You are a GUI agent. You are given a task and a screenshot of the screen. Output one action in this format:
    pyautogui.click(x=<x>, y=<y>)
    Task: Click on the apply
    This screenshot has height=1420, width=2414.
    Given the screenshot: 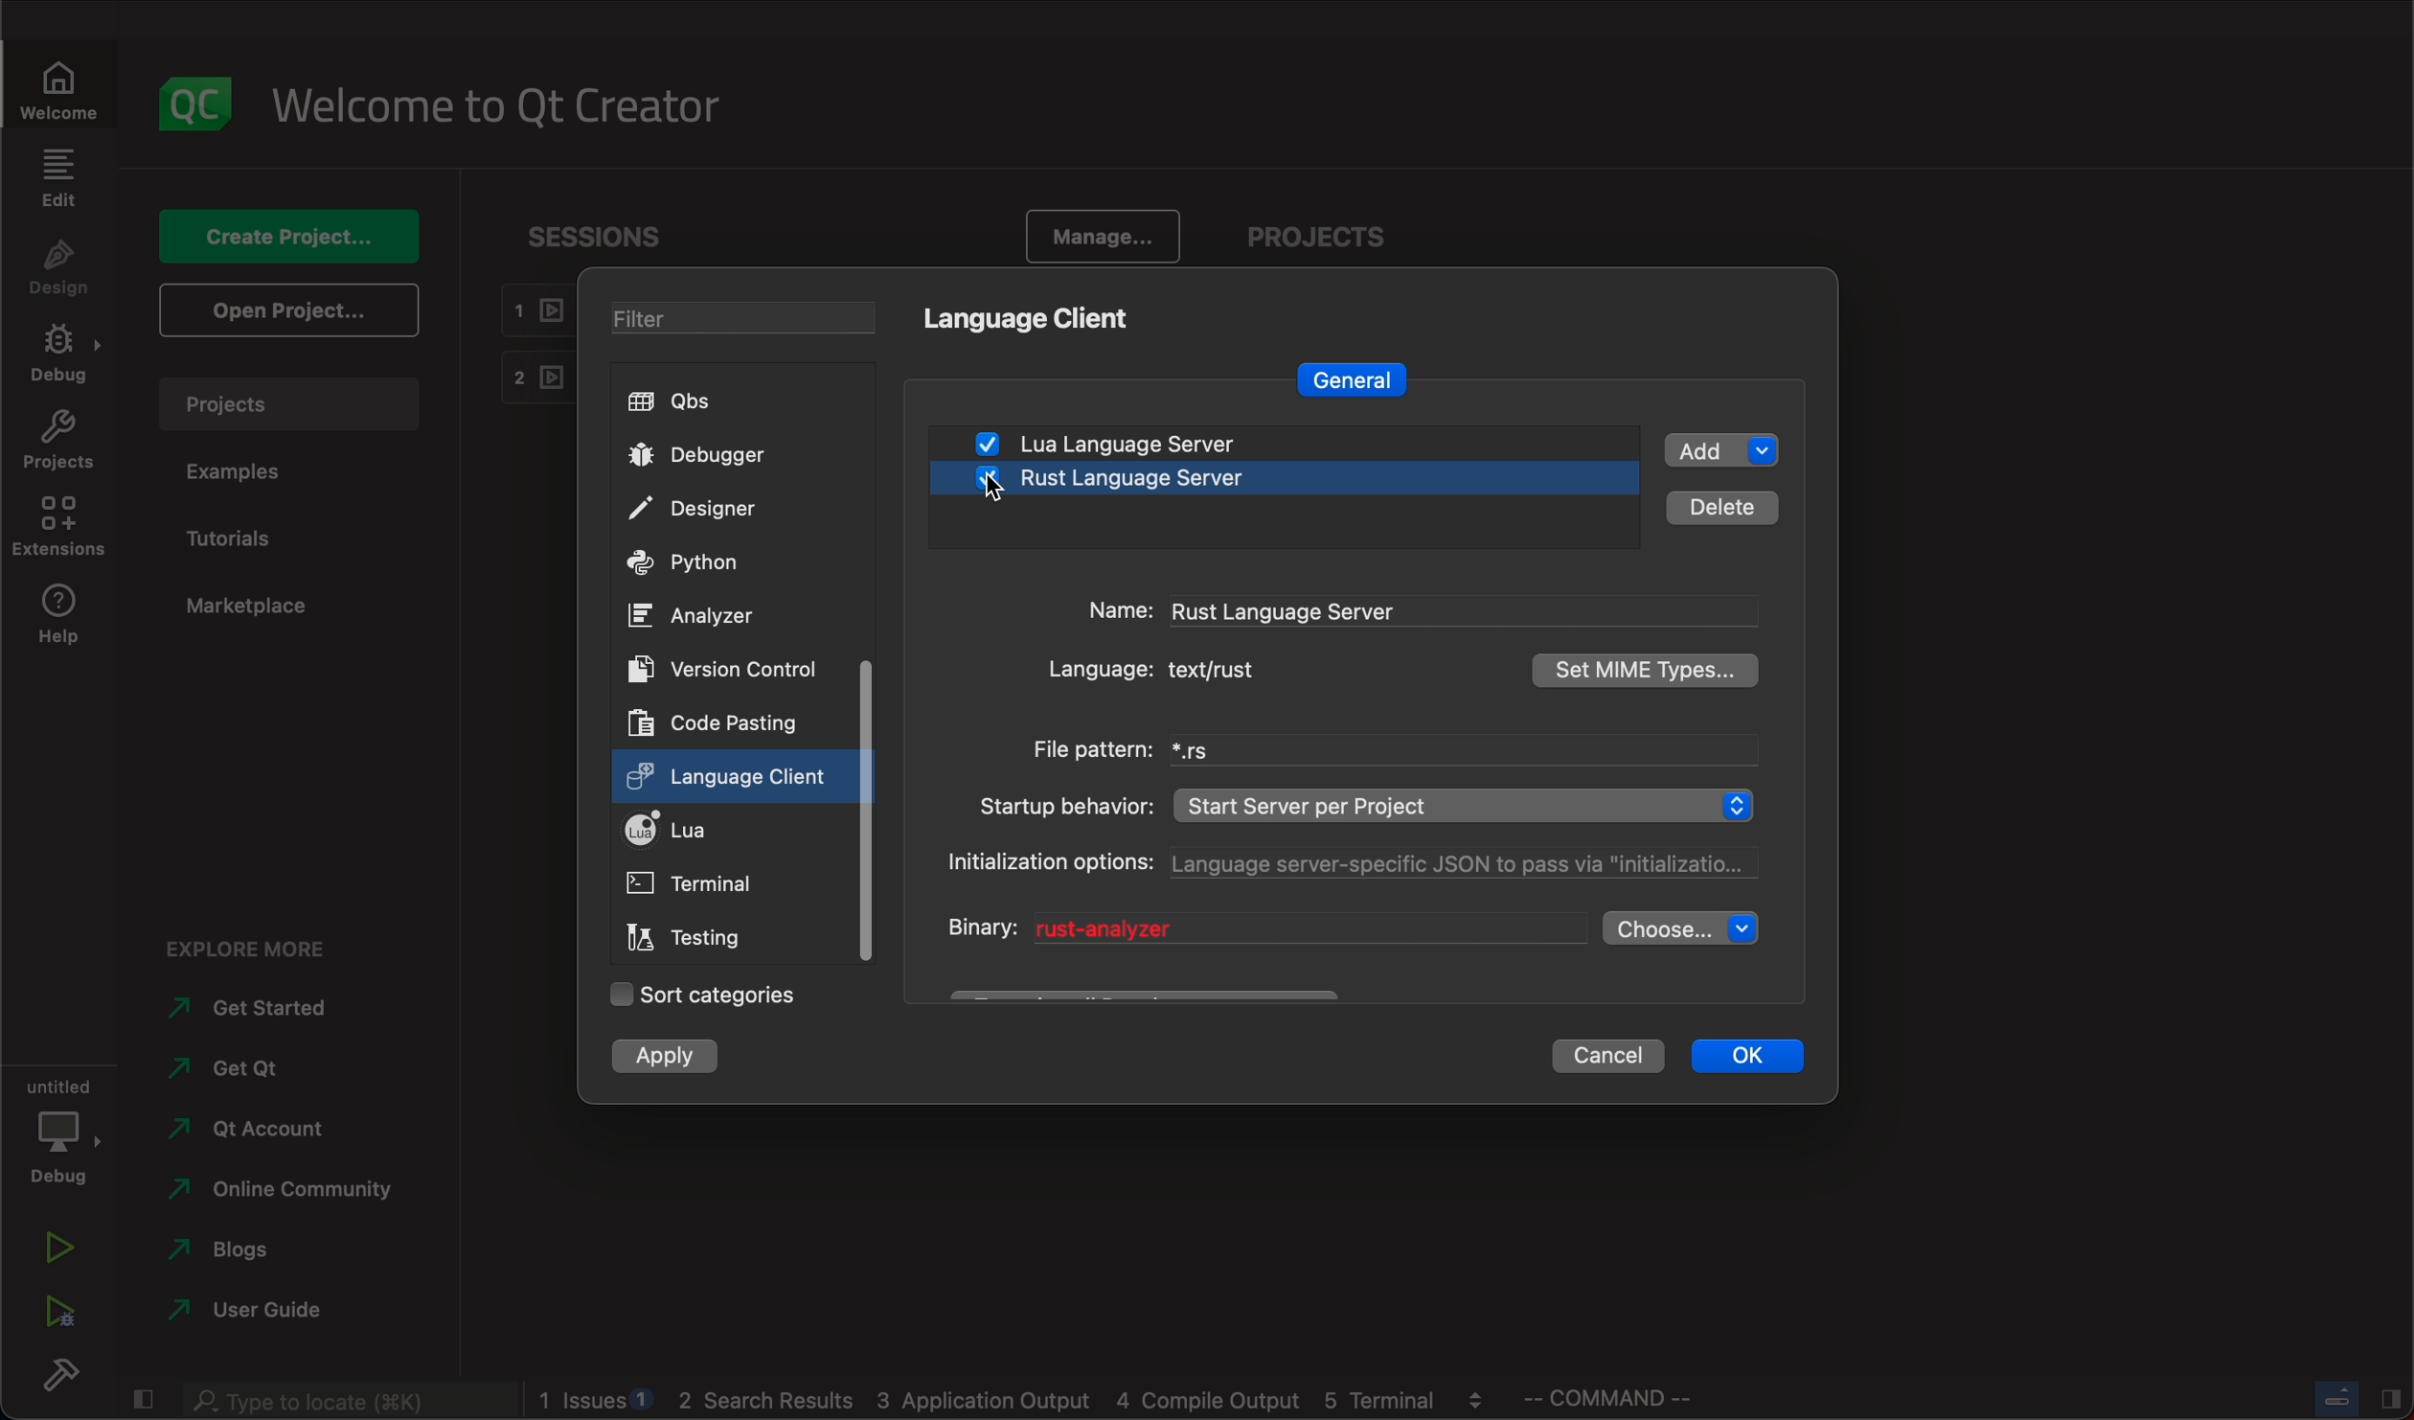 What is the action you would take?
    pyautogui.click(x=675, y=1055)
    